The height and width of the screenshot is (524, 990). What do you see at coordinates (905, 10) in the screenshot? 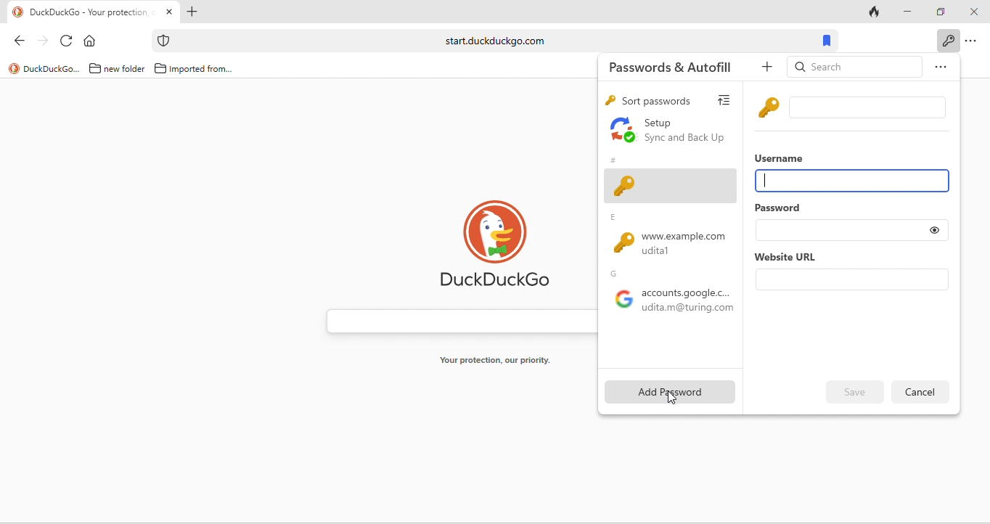
I see `minimize` at bounding box center [905, 10].